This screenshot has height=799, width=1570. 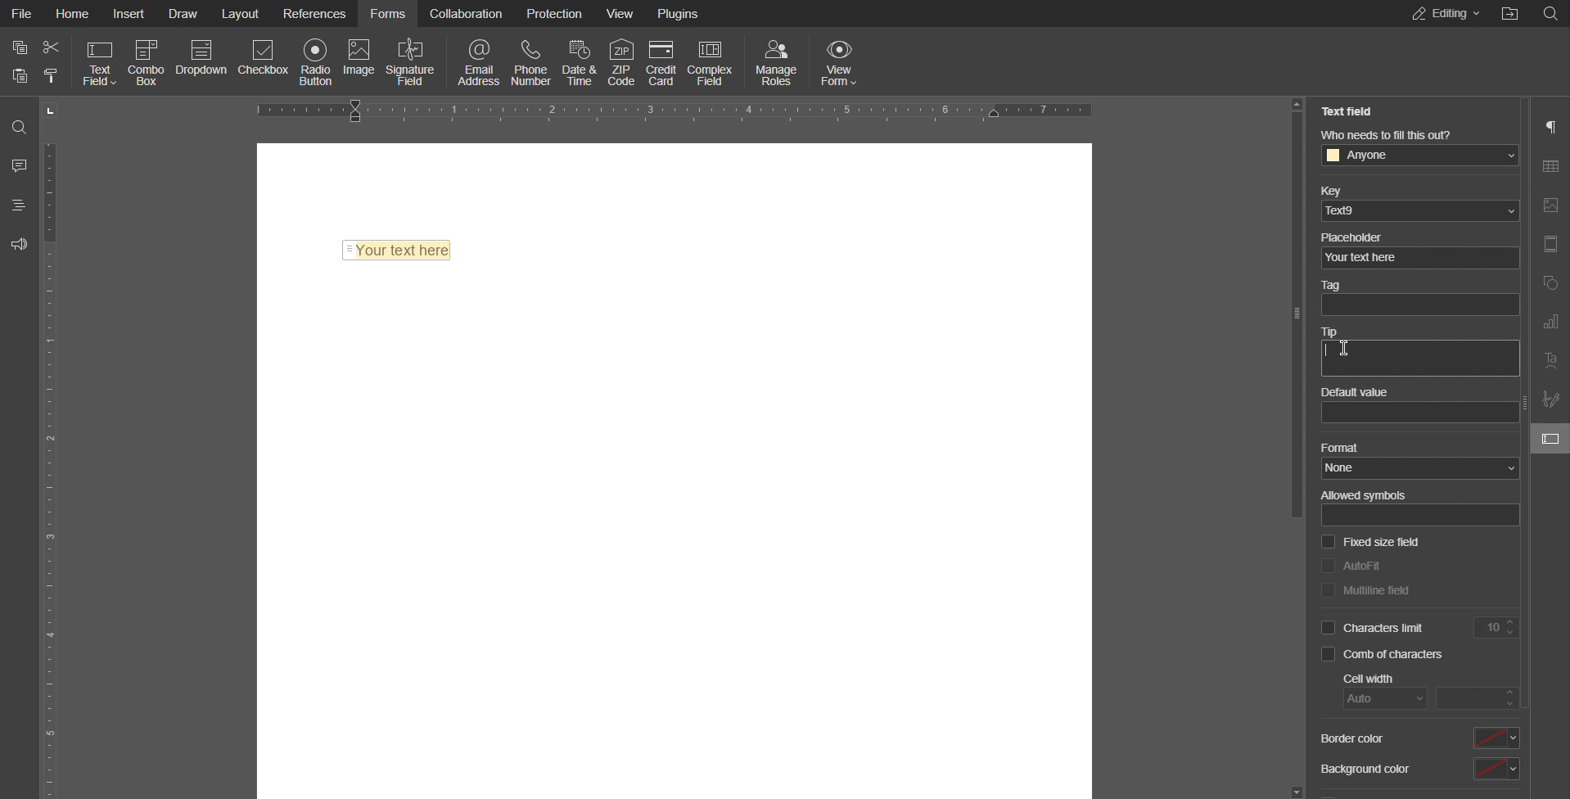 What do you see at coordinates (1387, 133) in the screenshot?
I see `Who needs to fill this out` at bounding box center [1387, 133].